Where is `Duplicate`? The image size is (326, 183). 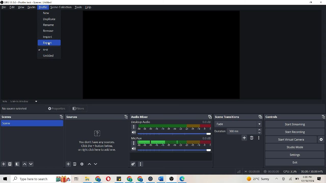 Duplicate is located at coordinates (49, 19).